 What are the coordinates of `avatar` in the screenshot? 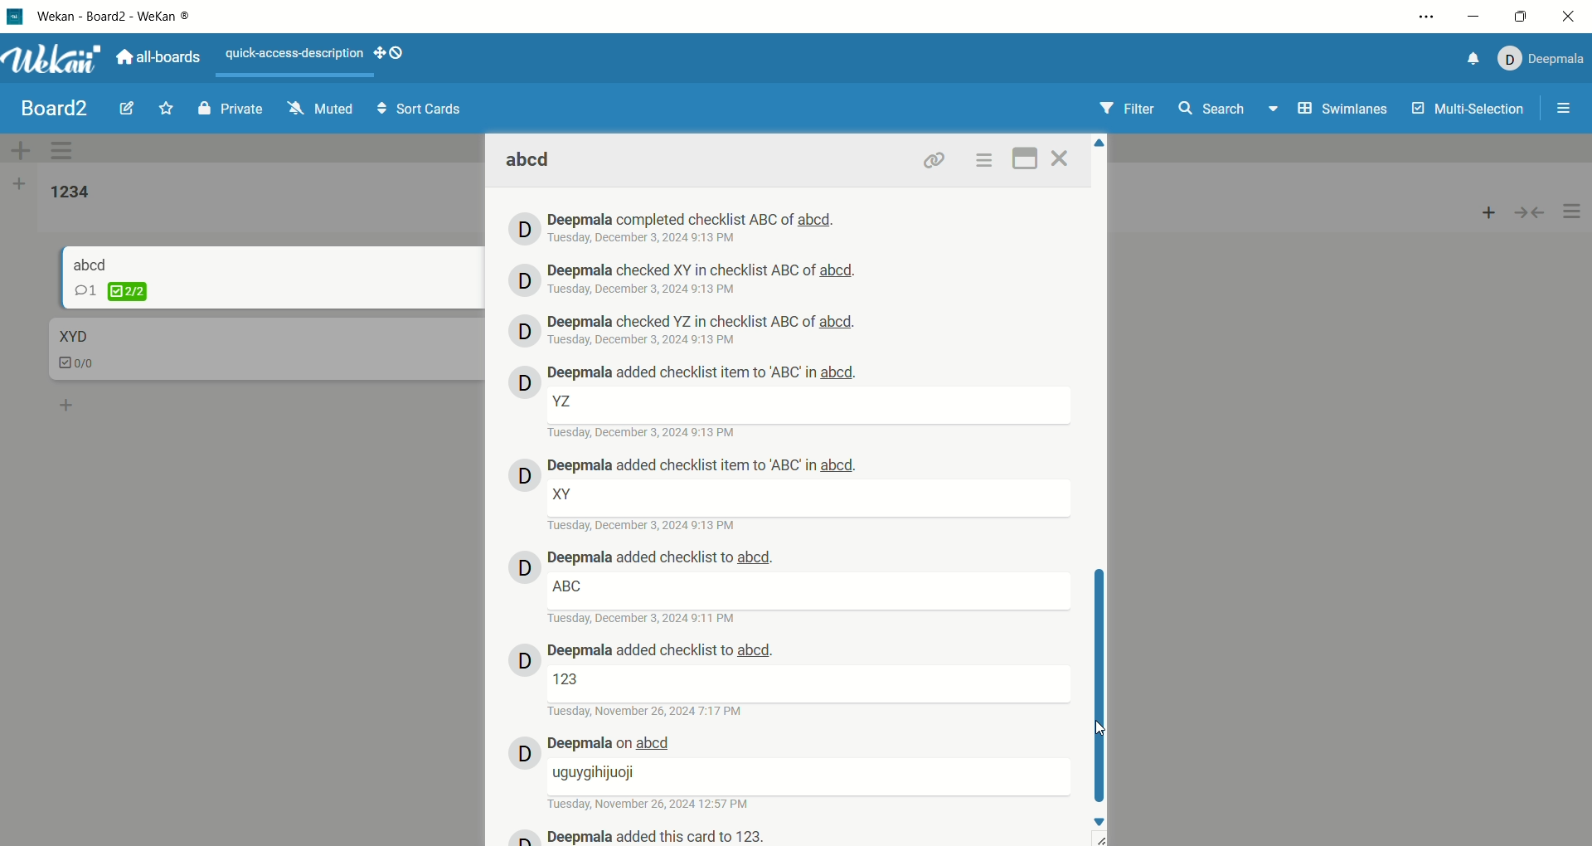 It's located at (524, 662).